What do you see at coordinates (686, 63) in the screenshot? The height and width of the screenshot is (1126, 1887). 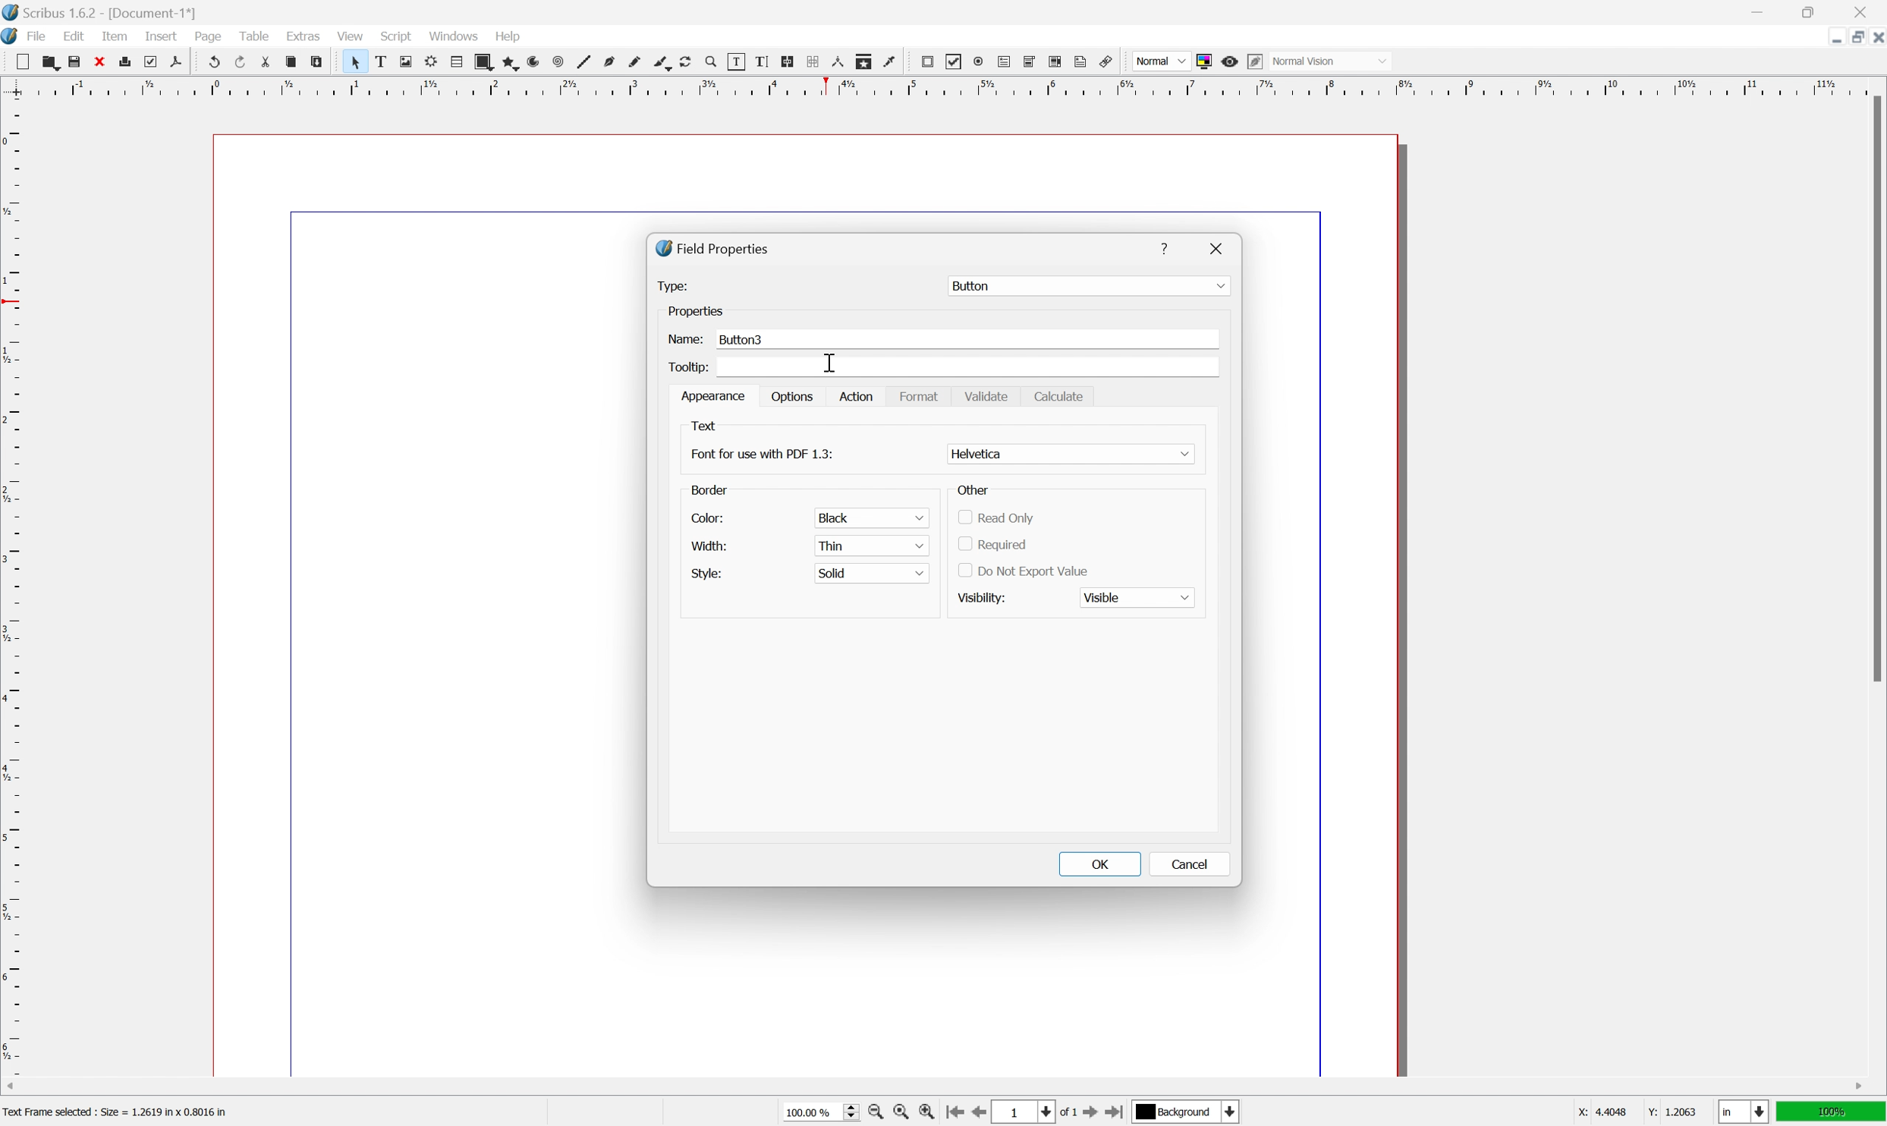 I see `rotate item` at bounding box center [686, 63].